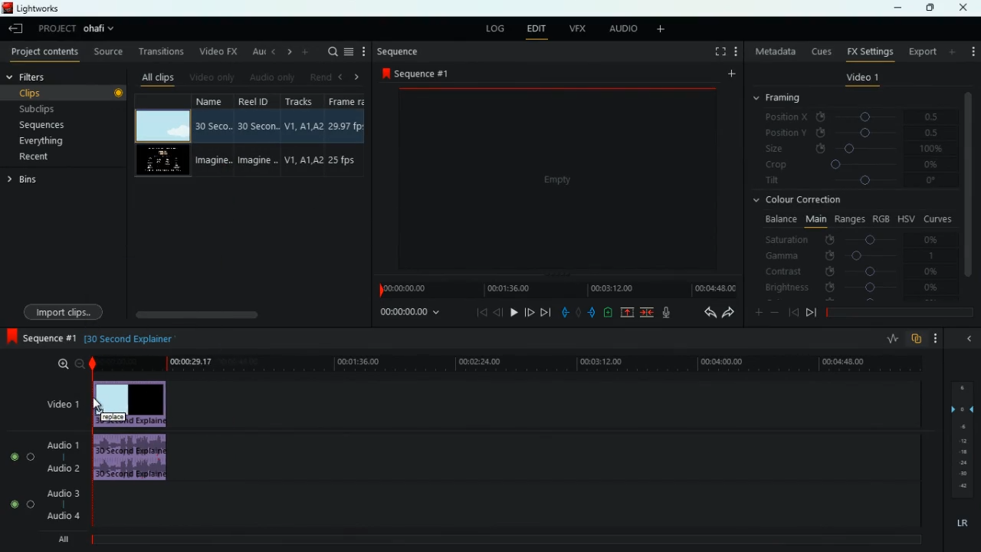  I want to click on full screen, so click(718, 52).